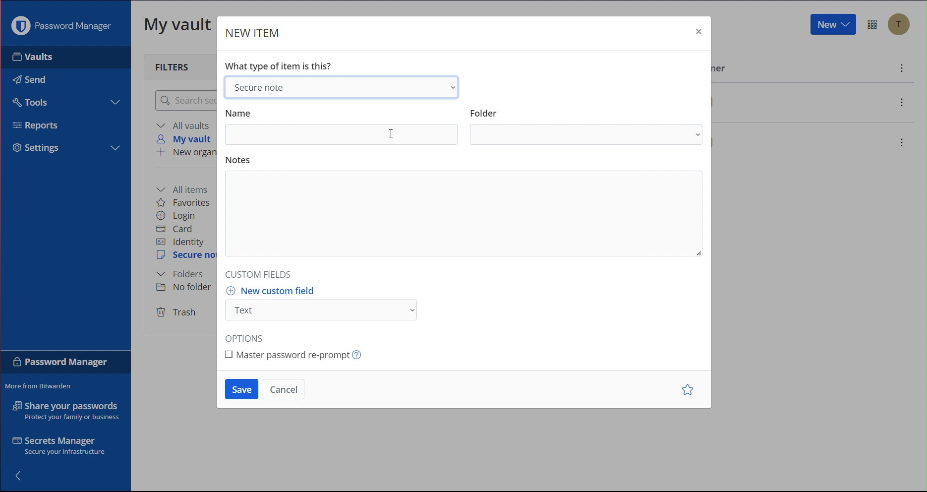 This screenshot has height=492, width=927. Describe the element at coordinates (257, 33) in the screenshot. I see `New Item` at that location.